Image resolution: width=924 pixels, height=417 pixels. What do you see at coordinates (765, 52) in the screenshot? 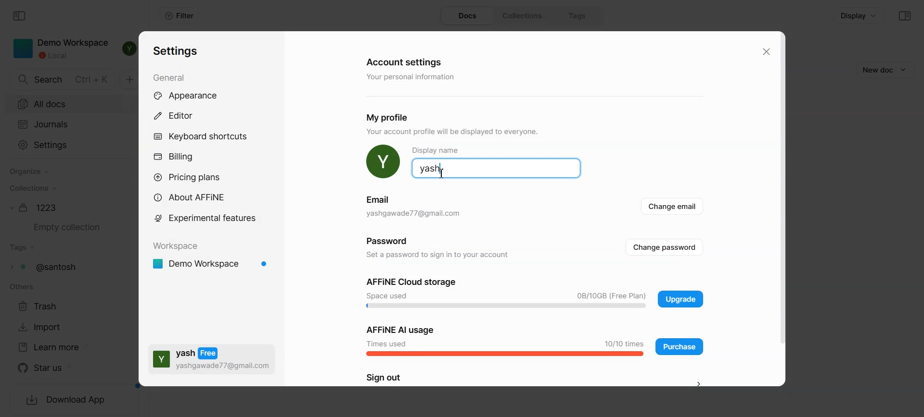
I see `Close` at bounding box center [765, 52].